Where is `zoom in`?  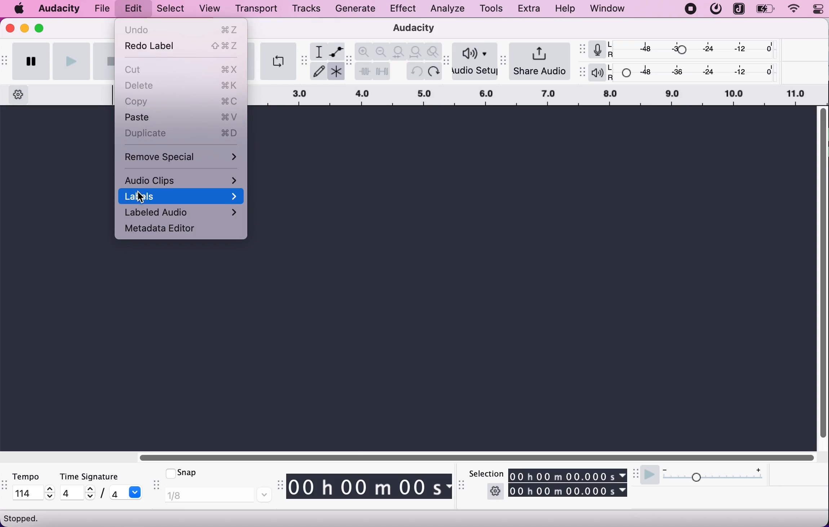 zoom in is located at coordinates (364, 51).